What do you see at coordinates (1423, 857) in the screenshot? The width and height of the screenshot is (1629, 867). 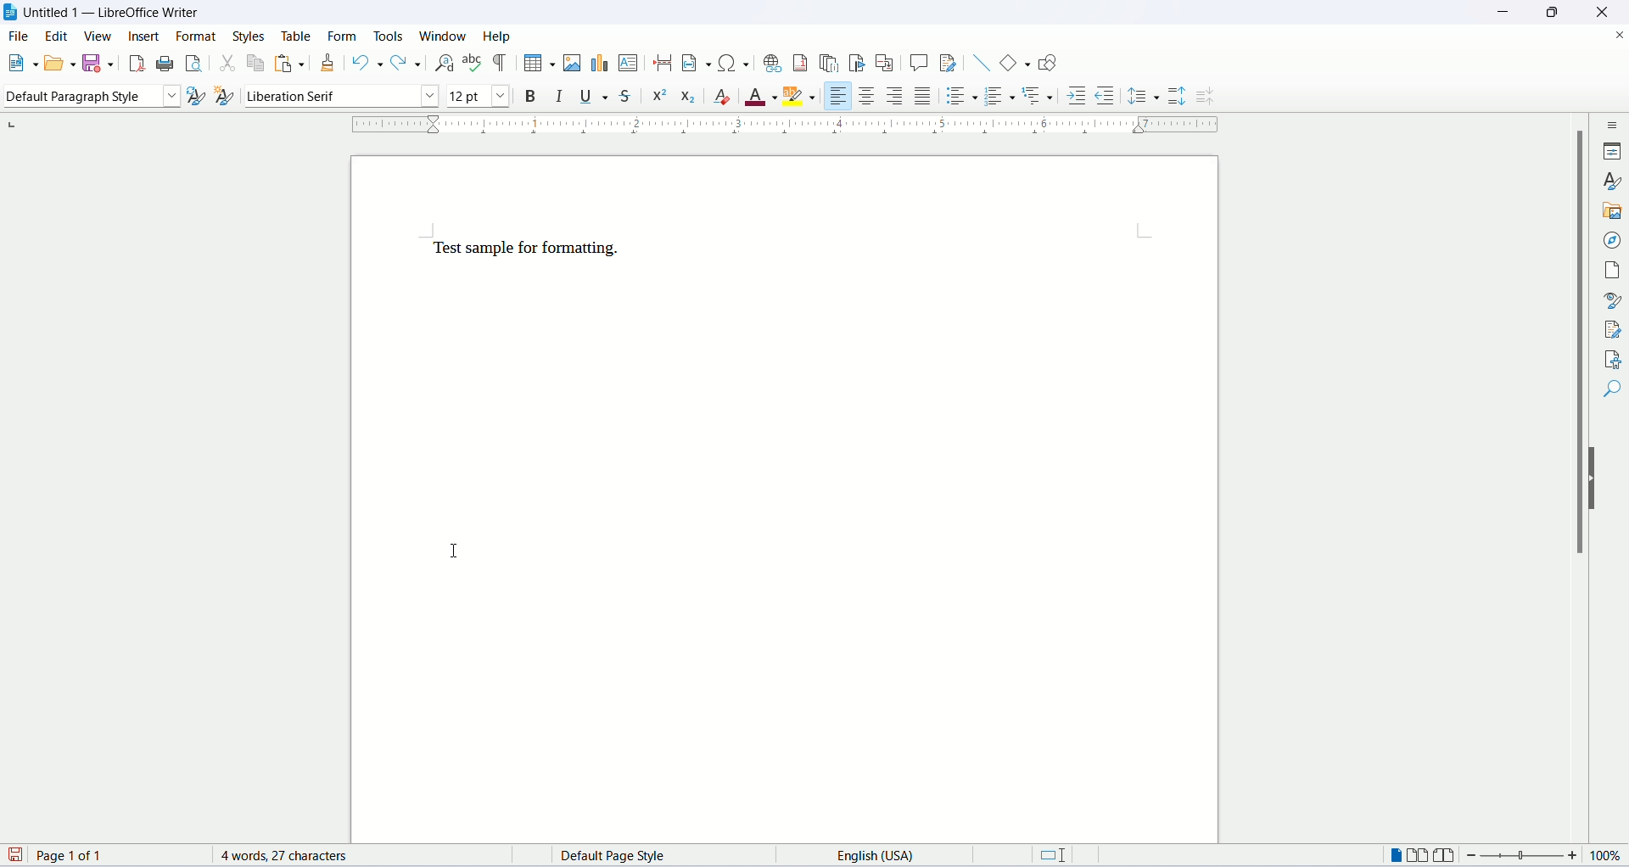 I see `multiple page view` at bounding box center [1423, 857].